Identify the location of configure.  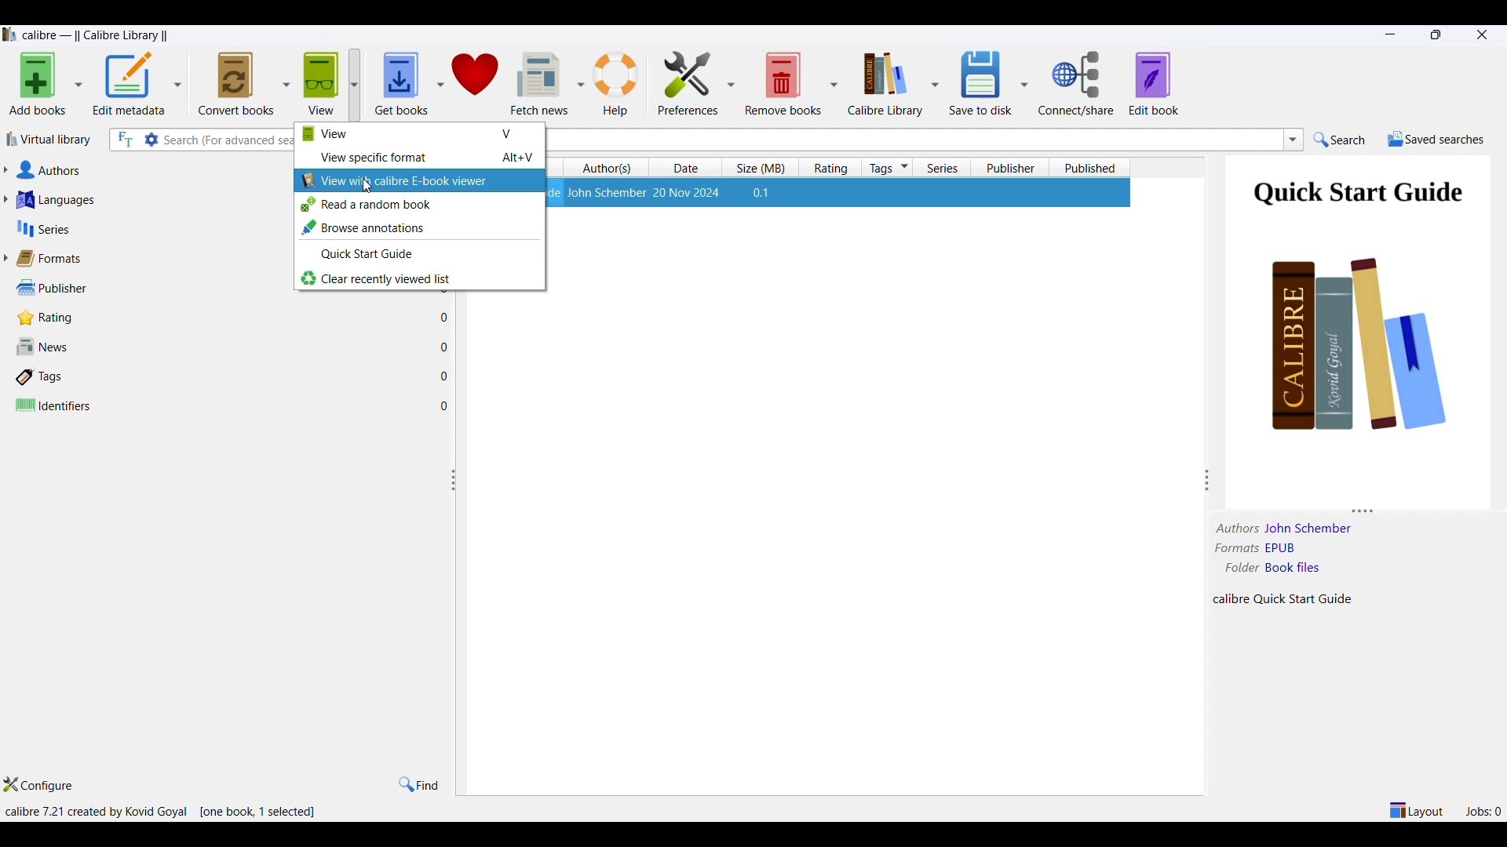
(43, 787).